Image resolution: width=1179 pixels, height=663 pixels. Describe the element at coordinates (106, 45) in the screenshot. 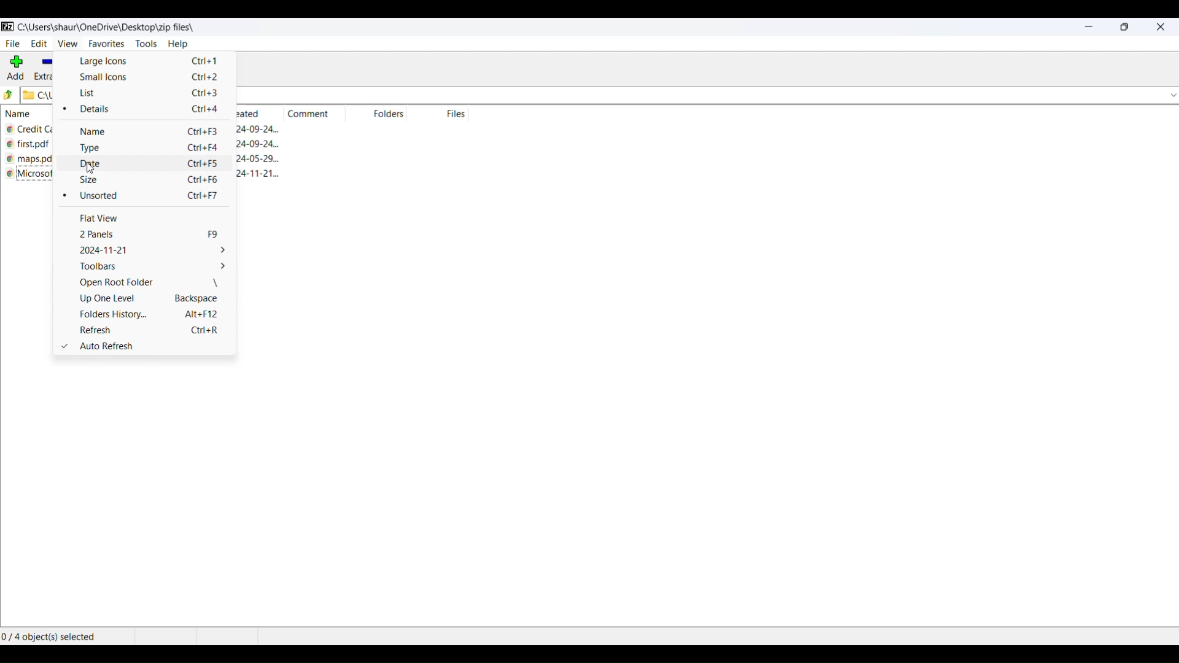

I see `favorites` at that location.